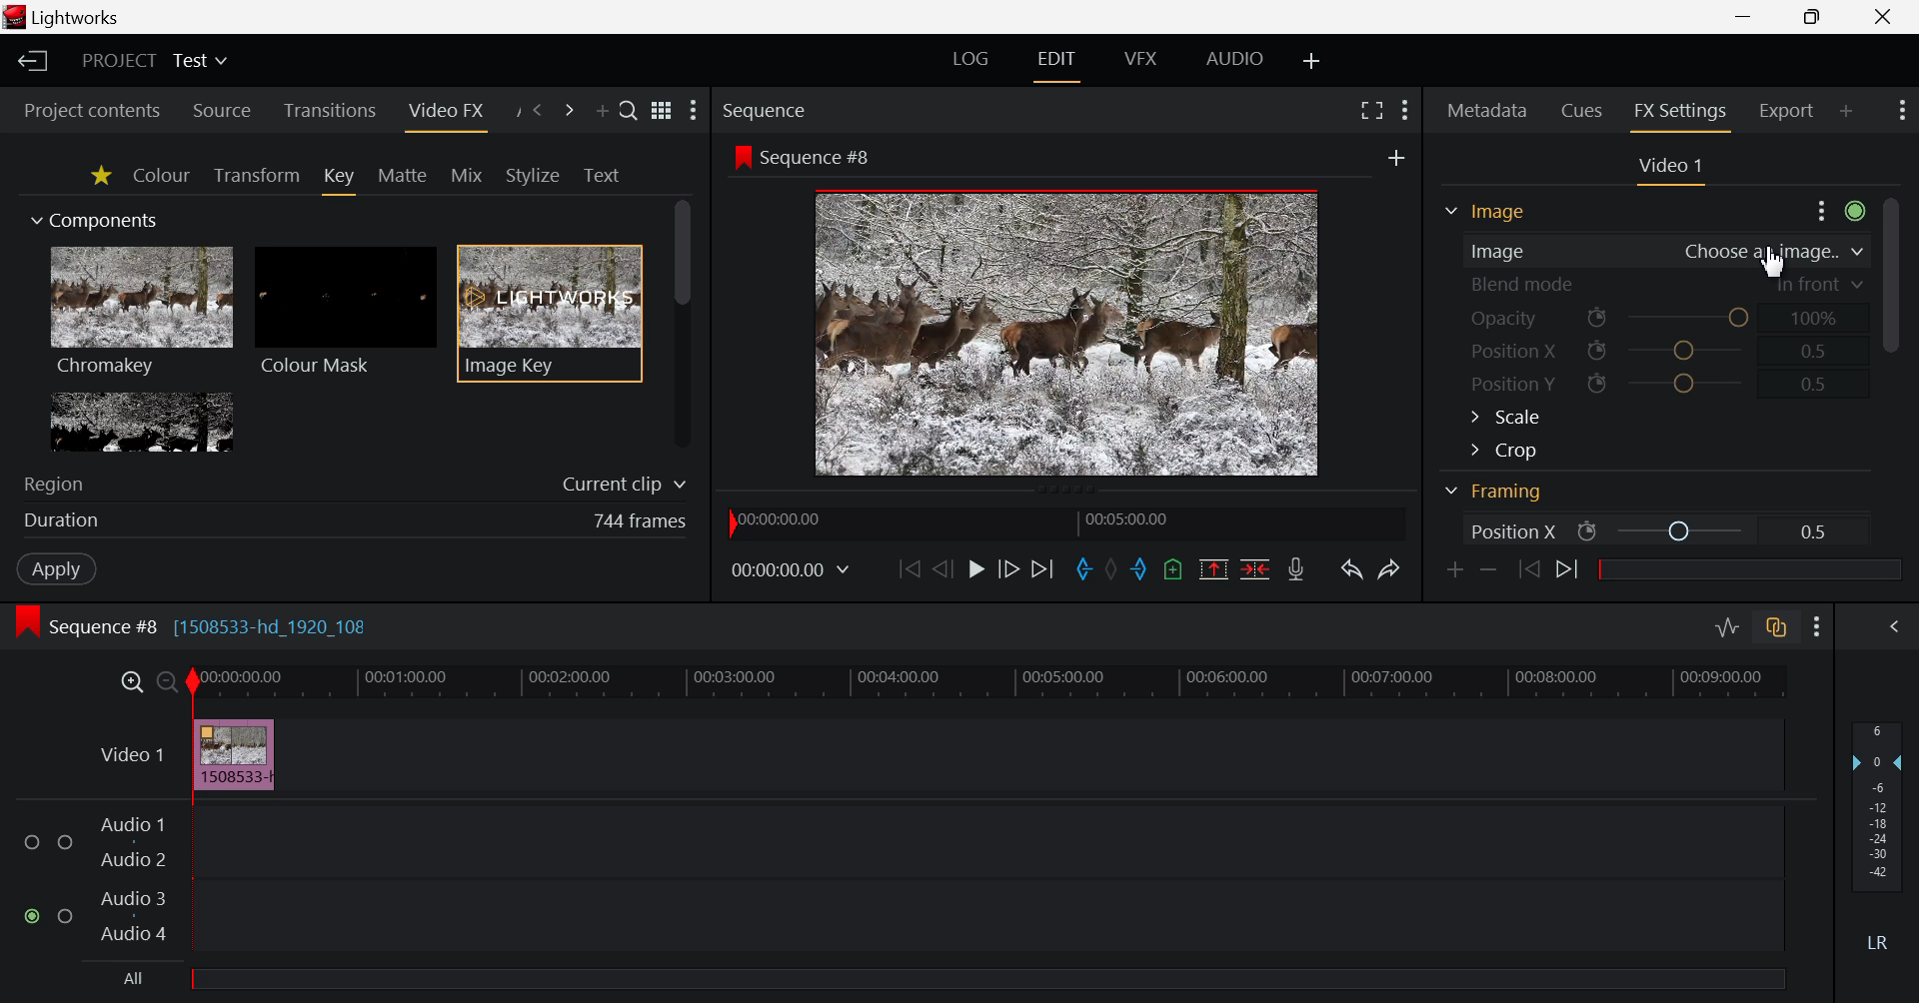  Describe the element at coordinates (1773, 252) in the screenshot. I see `choose an image` at that location.